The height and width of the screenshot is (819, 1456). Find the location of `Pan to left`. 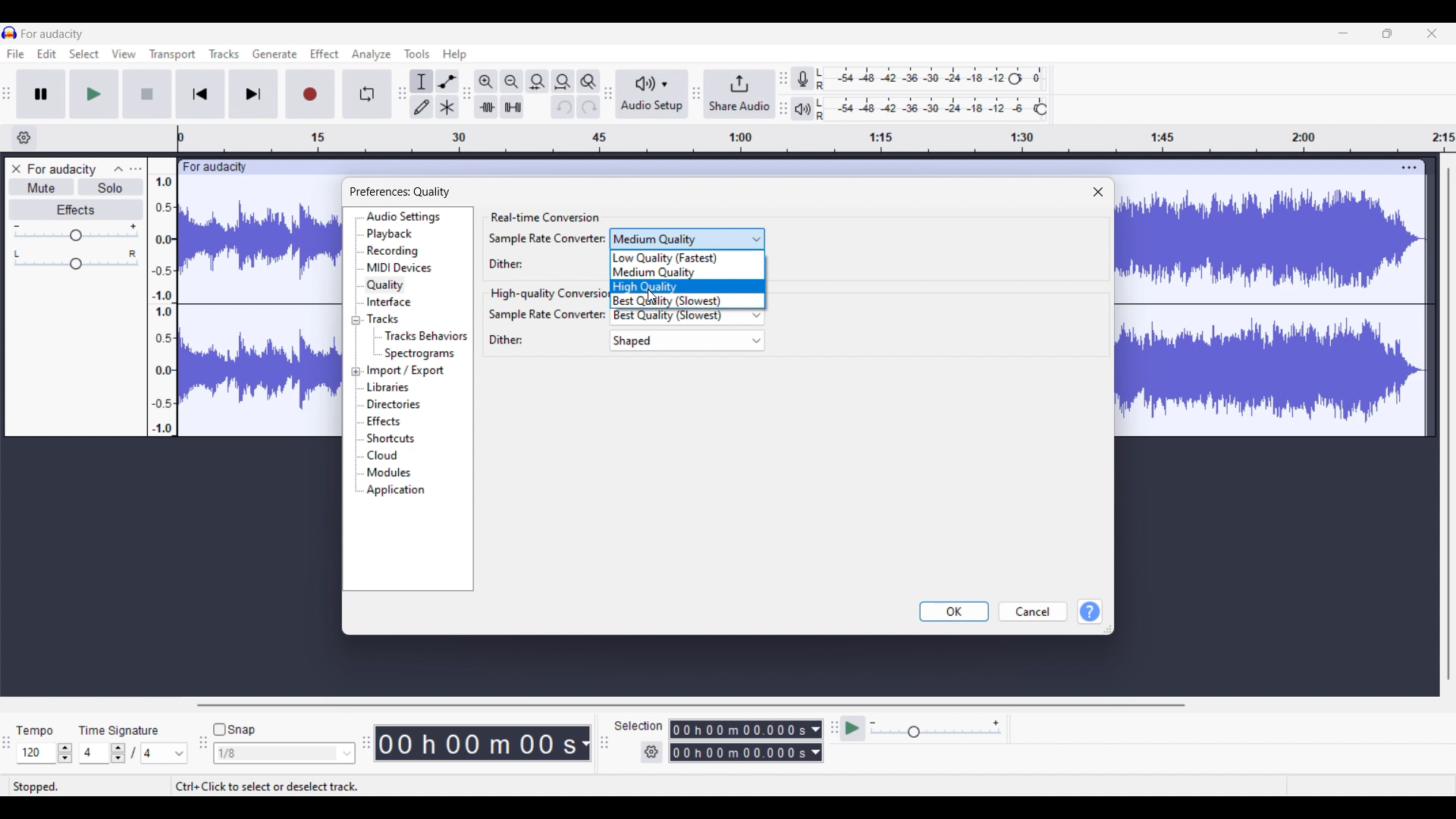

Pan to left is located at coordinates (17, 254).